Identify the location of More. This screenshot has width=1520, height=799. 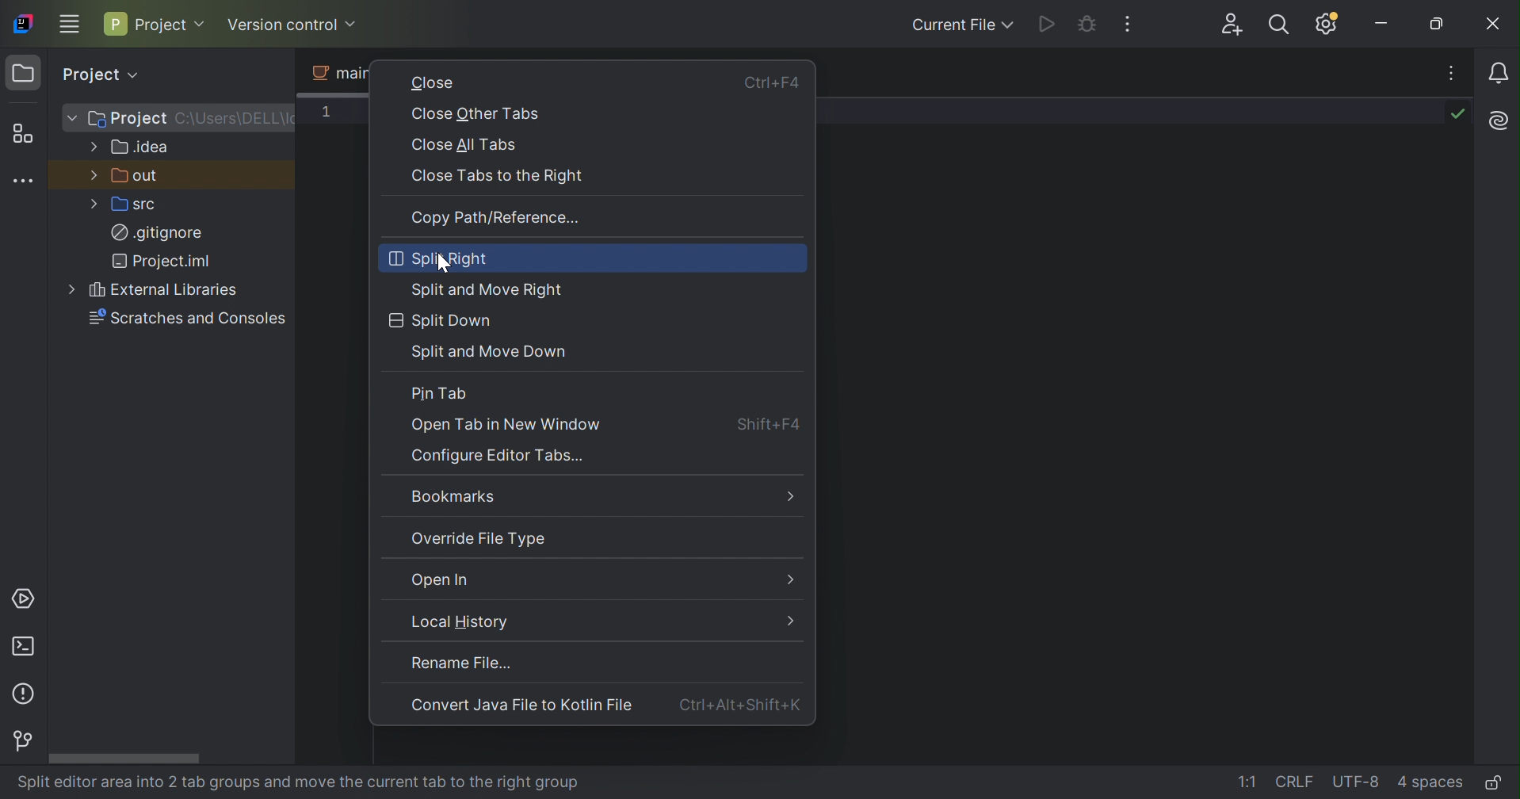
(94, 205).